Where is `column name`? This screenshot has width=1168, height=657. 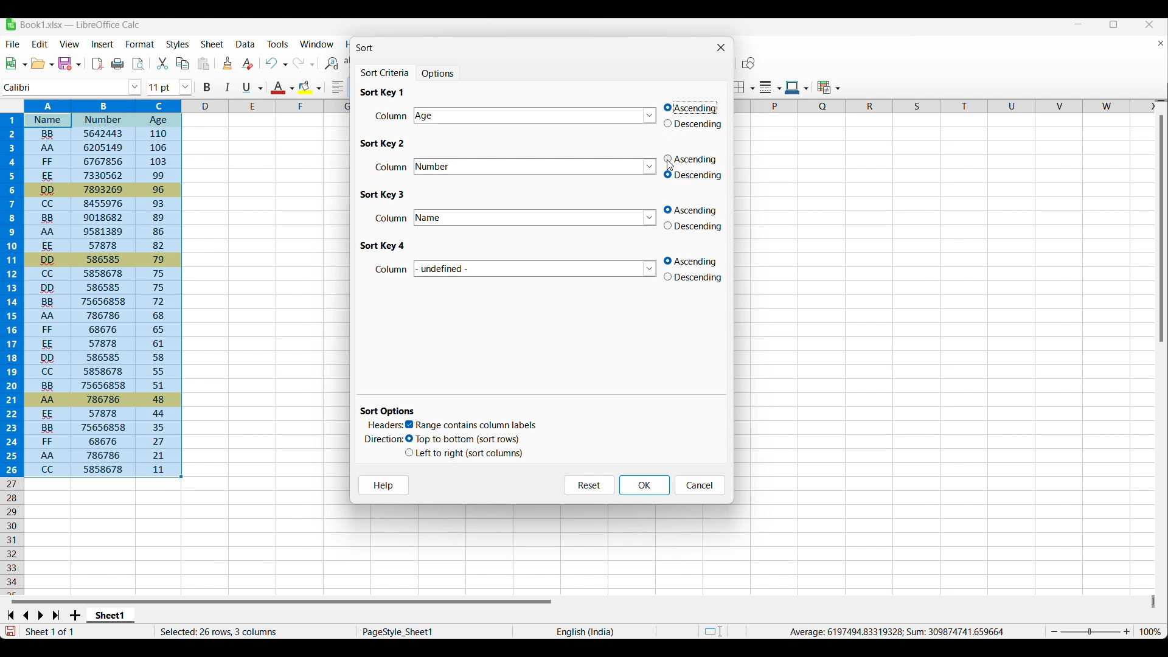
column name is located at coordinates (539, 217).